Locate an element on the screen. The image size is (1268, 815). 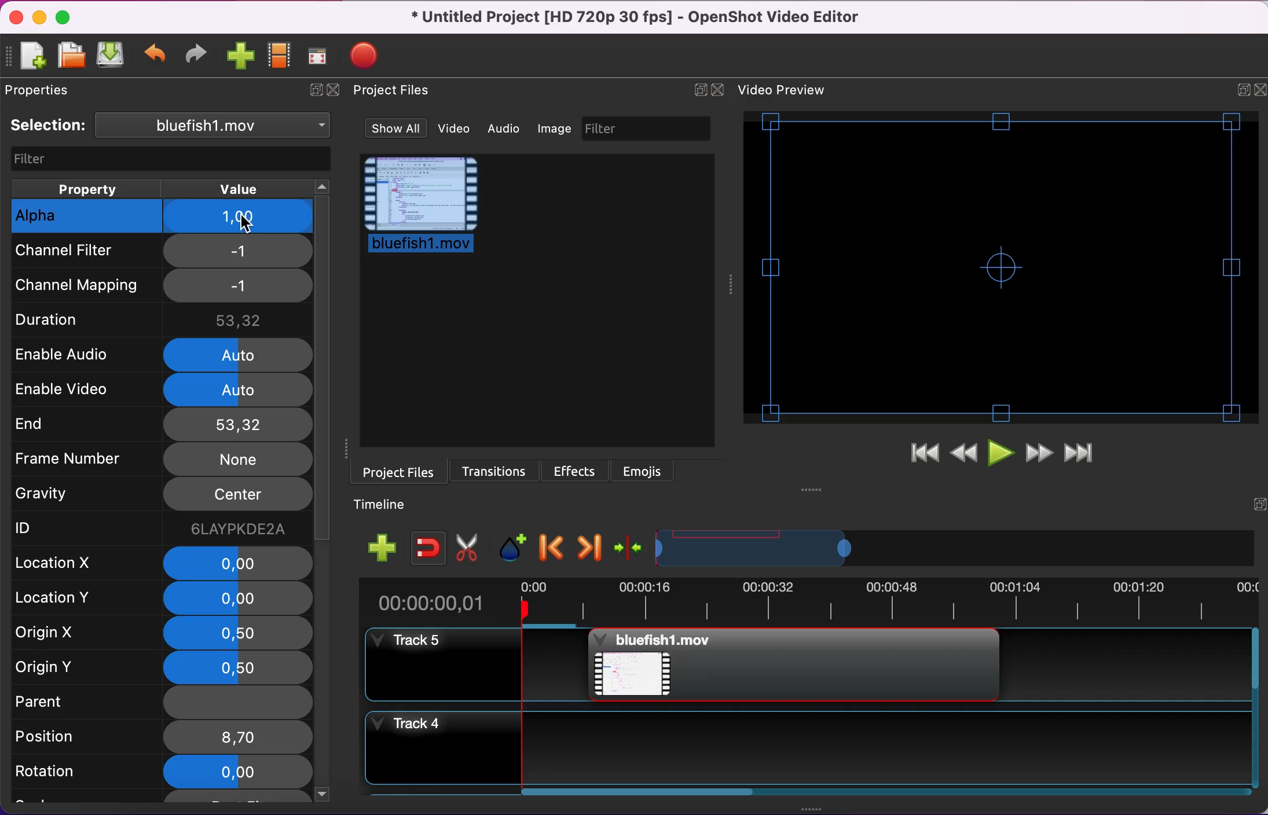
timeline is located at coordinates (754, 550).